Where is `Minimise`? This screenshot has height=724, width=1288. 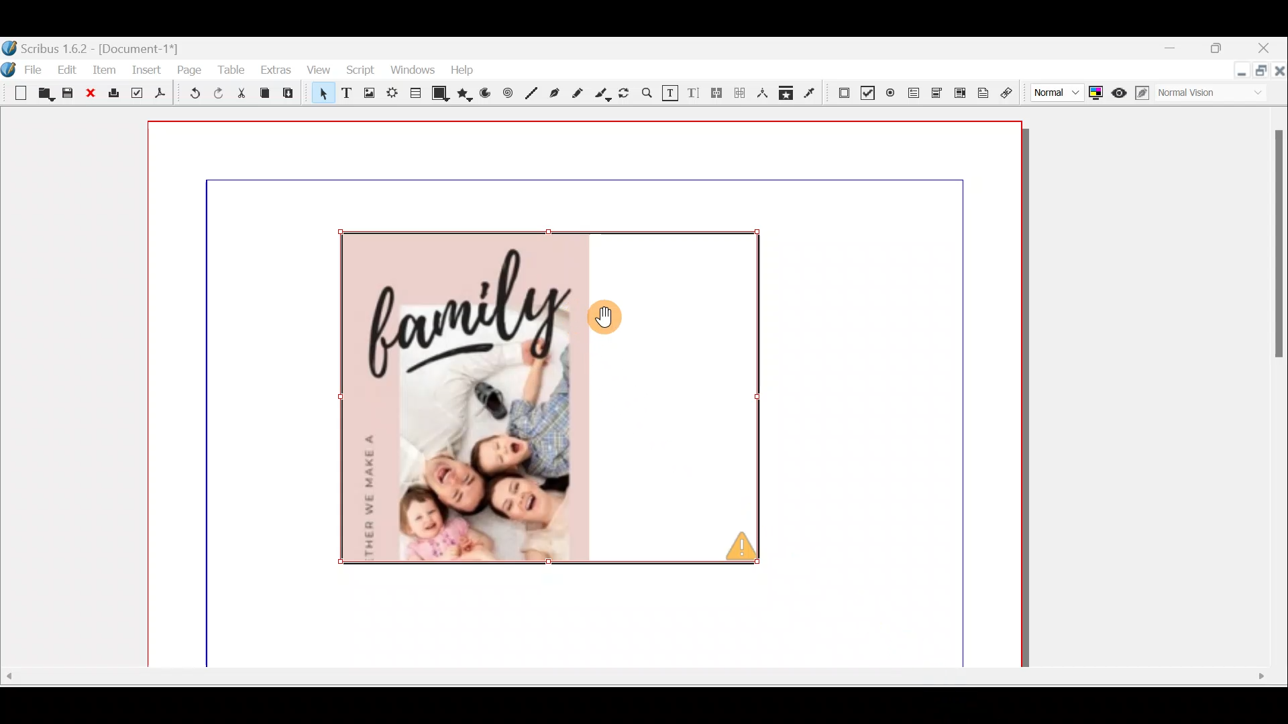 Minimise is located at coordinates (1177, 50).